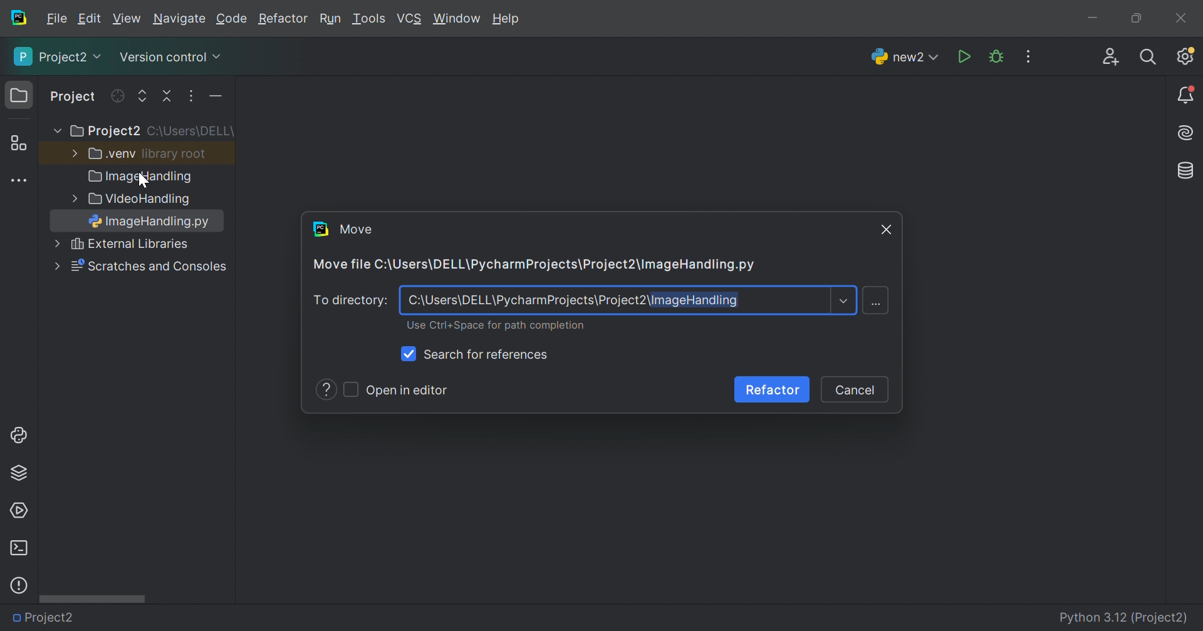 The height and width of the screenshot is (631, 1203). What do you see at coordinates (117, 96) in the screenshot?
I see `Refresh` at bounding box center [117, 96].